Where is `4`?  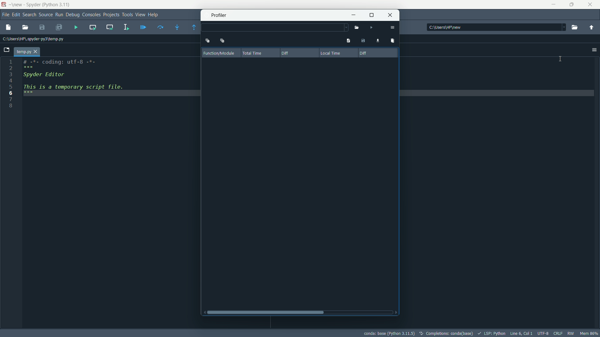
4 is located at coordinates (10, 80).